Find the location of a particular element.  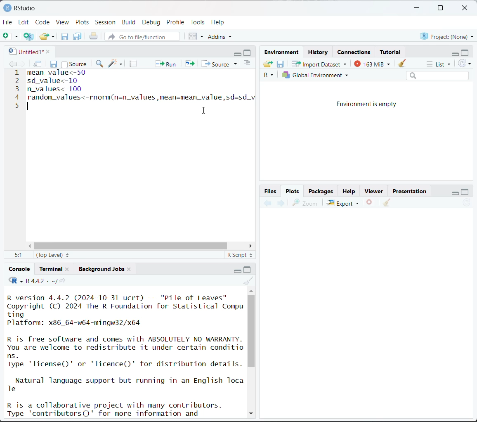

Presentation is located at coordinates (410, 192).